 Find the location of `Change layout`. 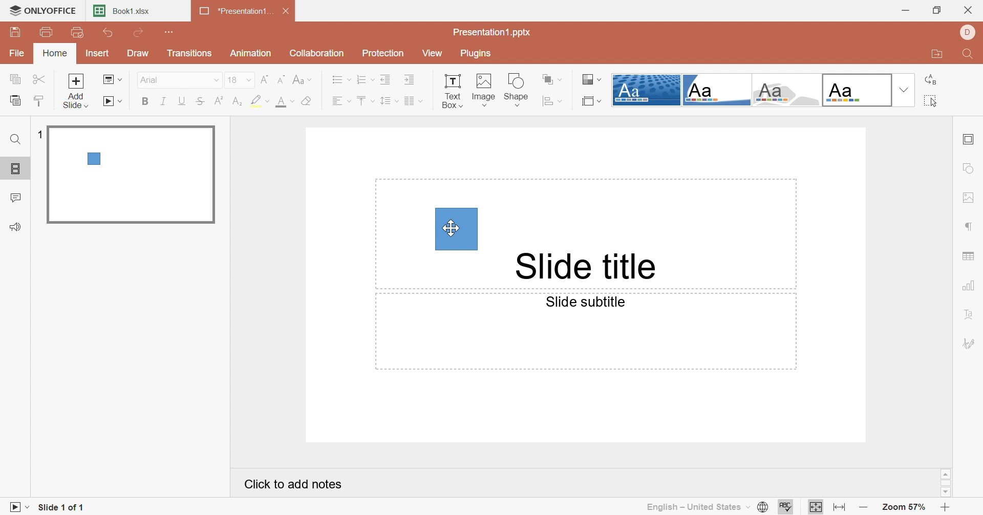

Change layout is located at coordinates (112, 80).